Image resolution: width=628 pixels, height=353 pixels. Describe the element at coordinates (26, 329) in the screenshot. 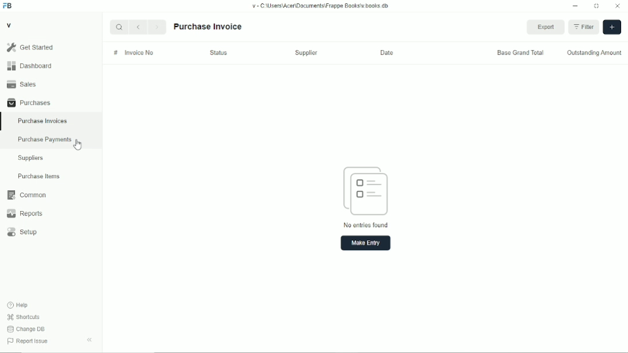

I see `Change DB` at that location.